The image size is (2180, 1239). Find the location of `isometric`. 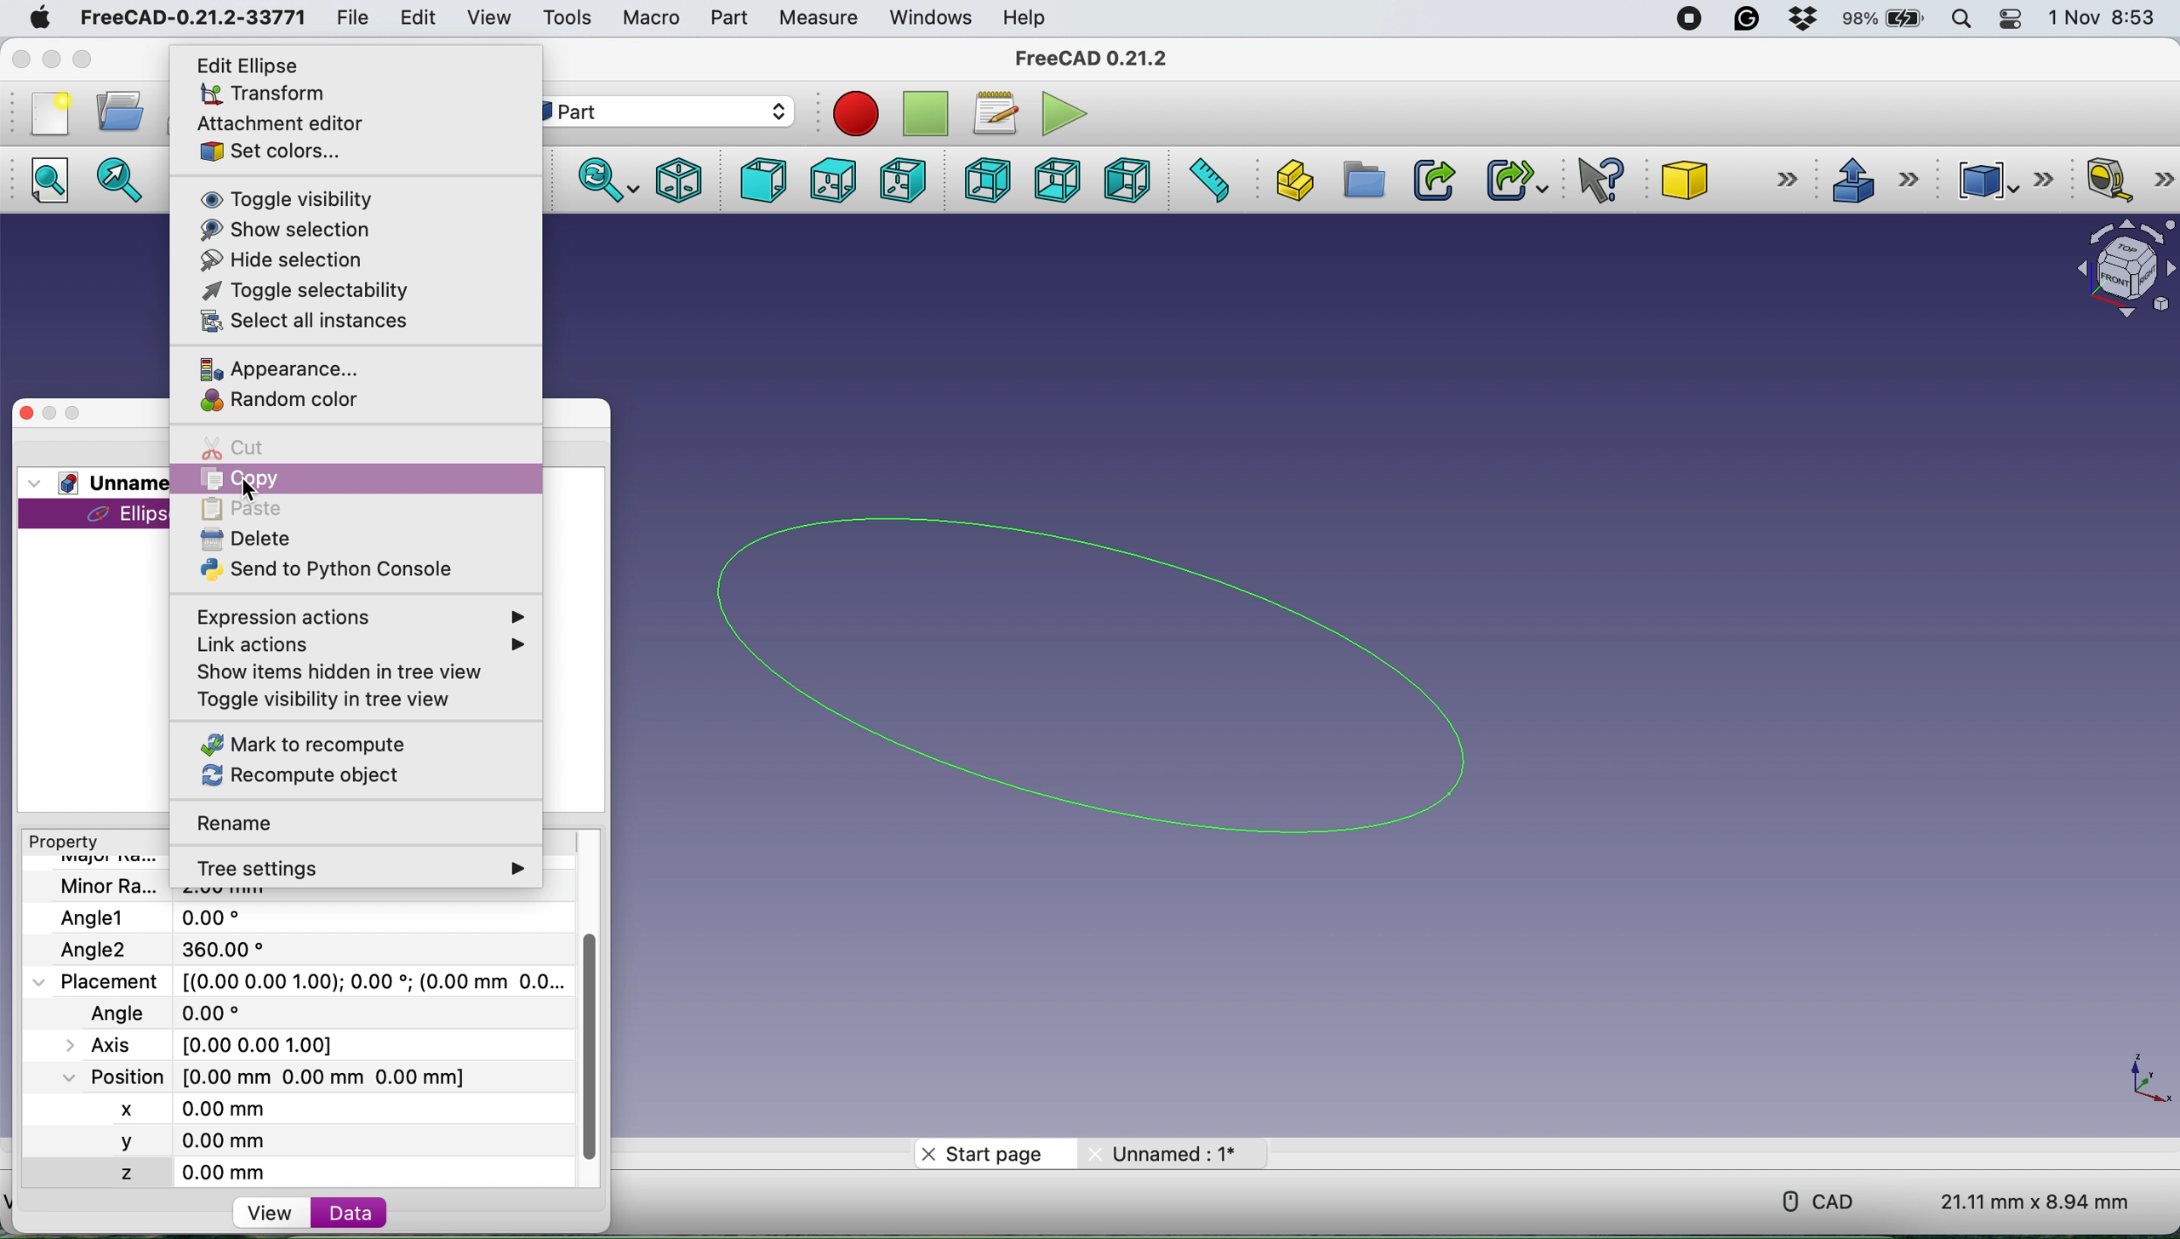

isometric is located at coordinates (679, 179).